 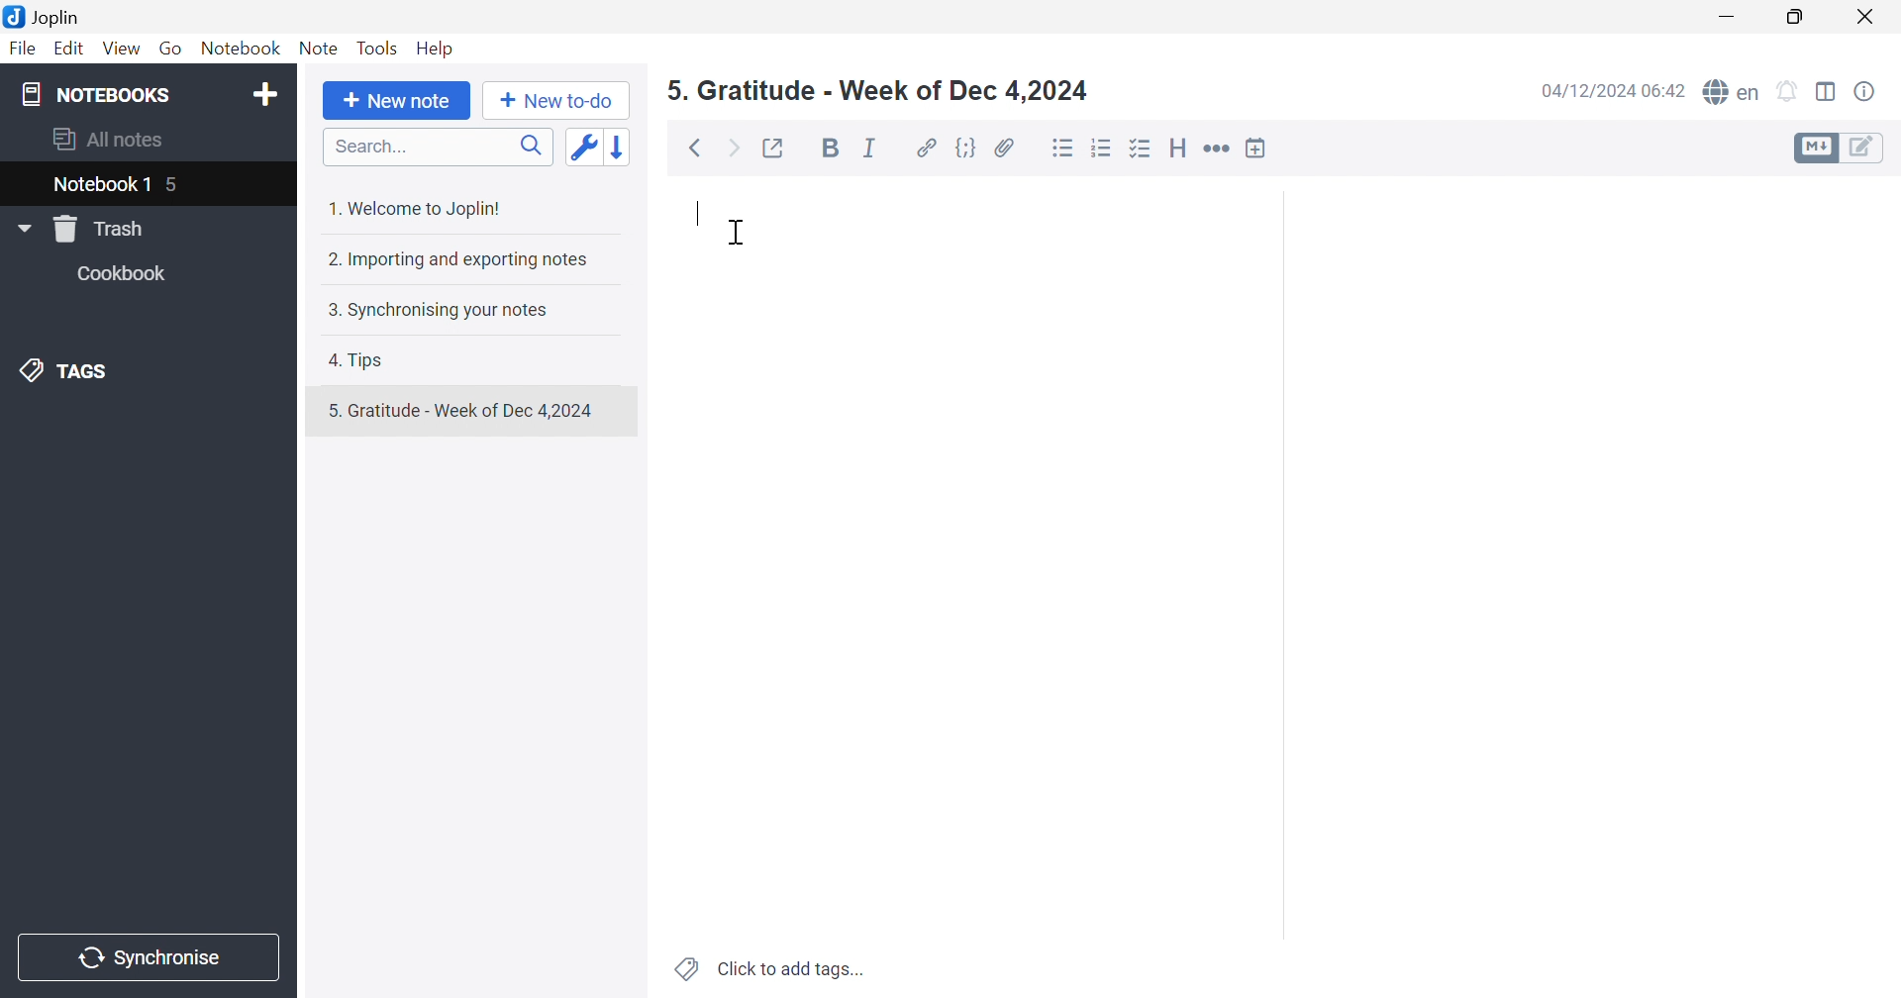 What do you see at coordinates (877, 90) in the screenshot?
I see `5. Gratitude  Week of Dec 4,2024` at bounding box center [877, 90].